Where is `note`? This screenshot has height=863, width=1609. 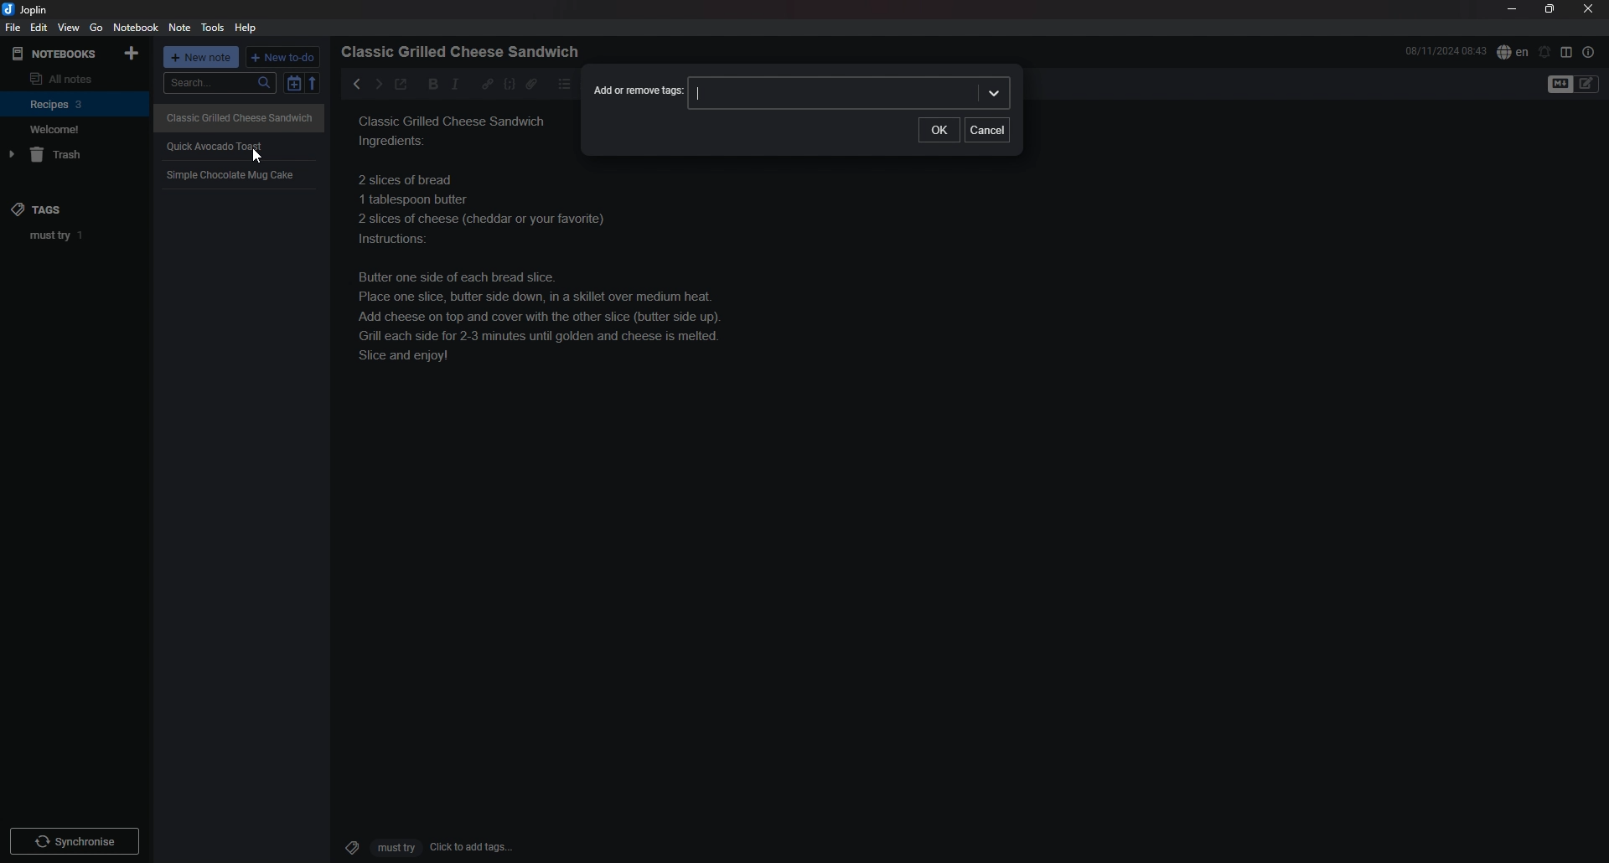 note is located at coordinates (179, 28).